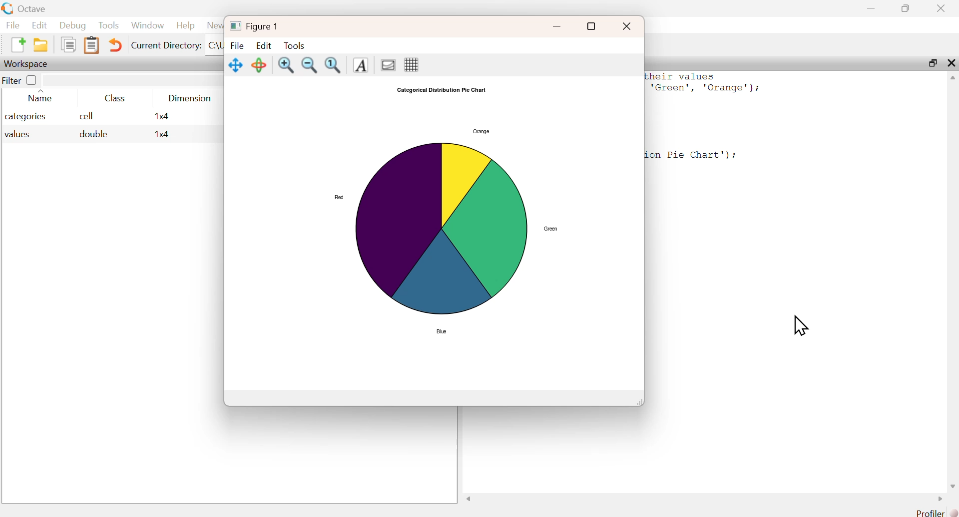  Describe the element at coordinates (286, 65) in the screenshot. I see `zoom in` at that location.